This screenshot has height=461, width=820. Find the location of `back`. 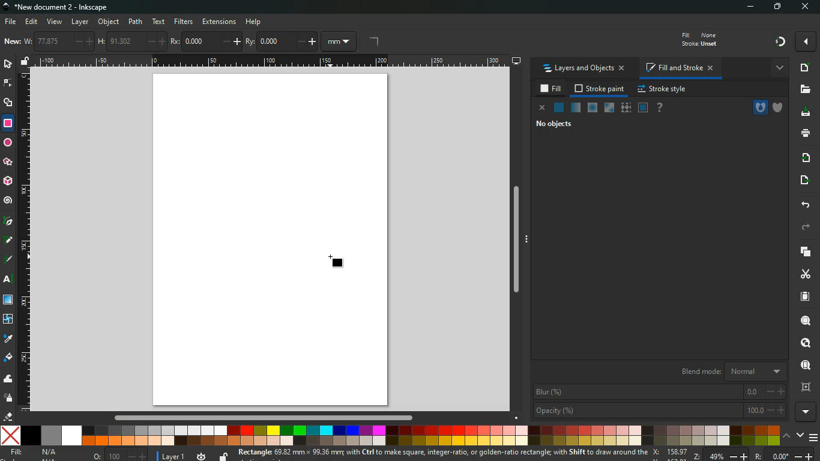

back is located at coordinates (806, 205).